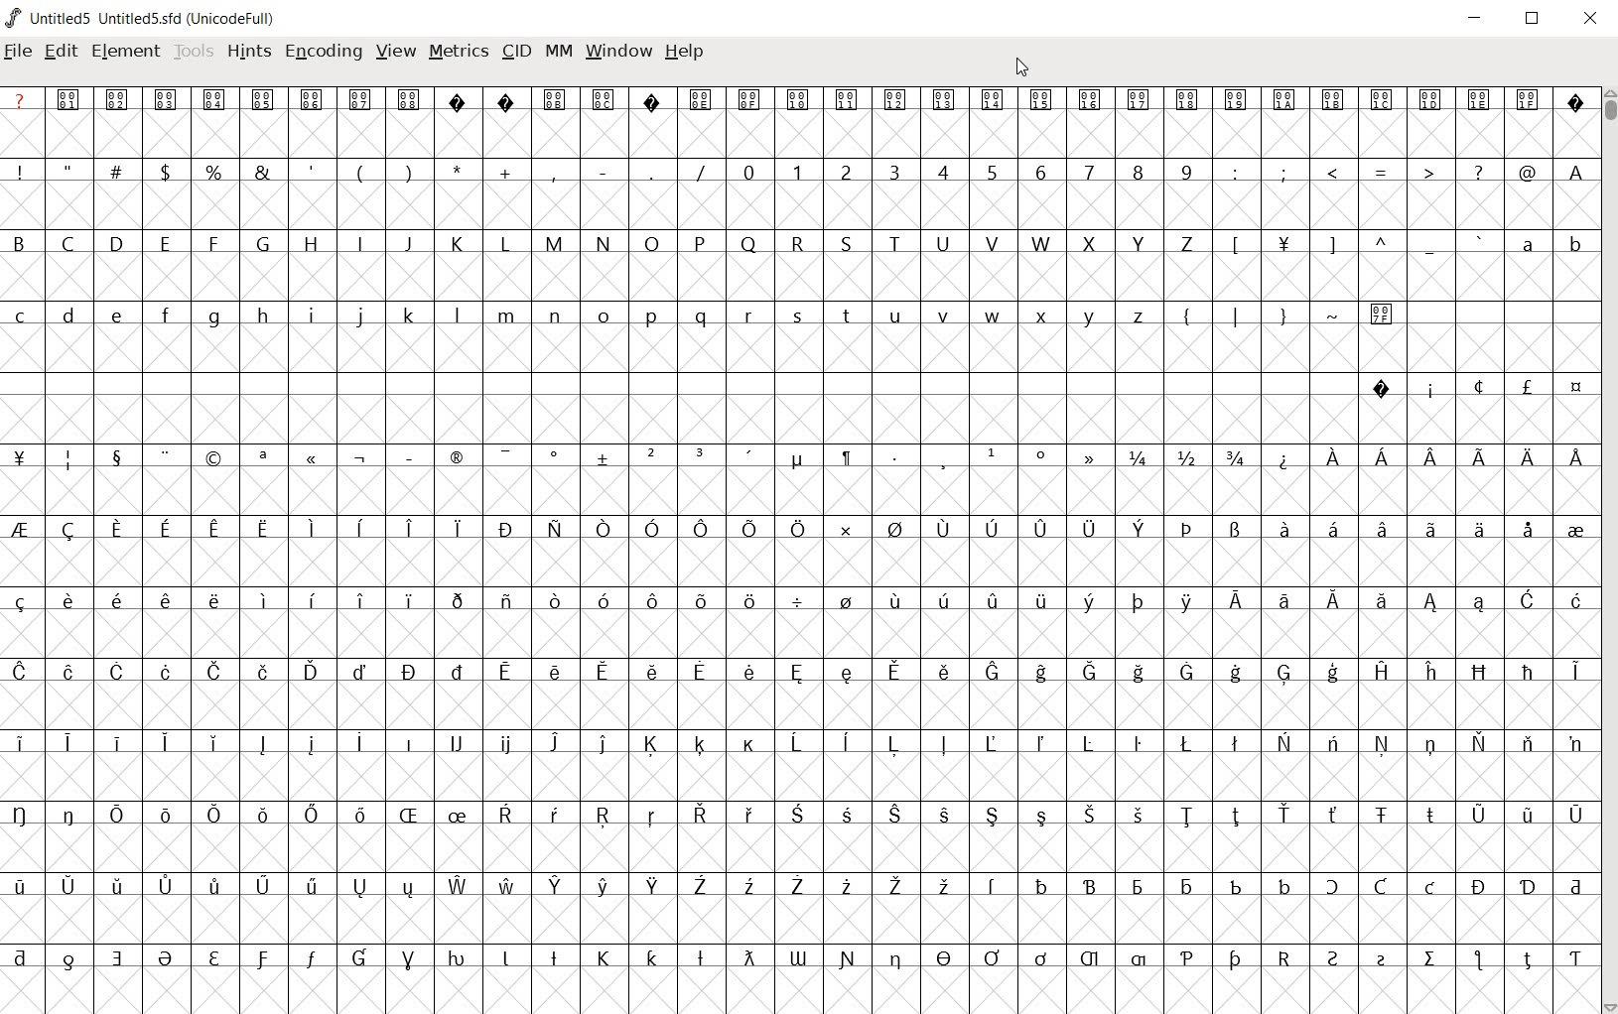  I want to click on logo, so click(14, 17).